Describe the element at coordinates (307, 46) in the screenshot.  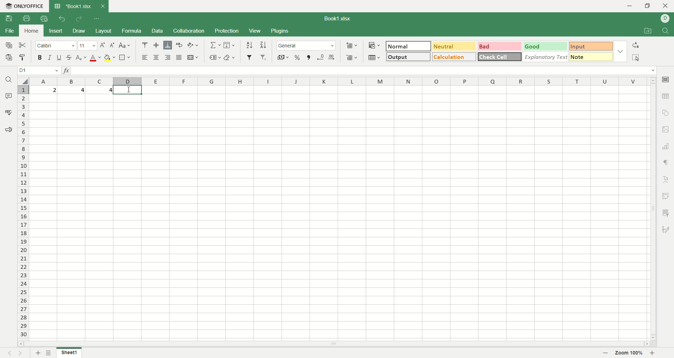
I see `general` at that location.